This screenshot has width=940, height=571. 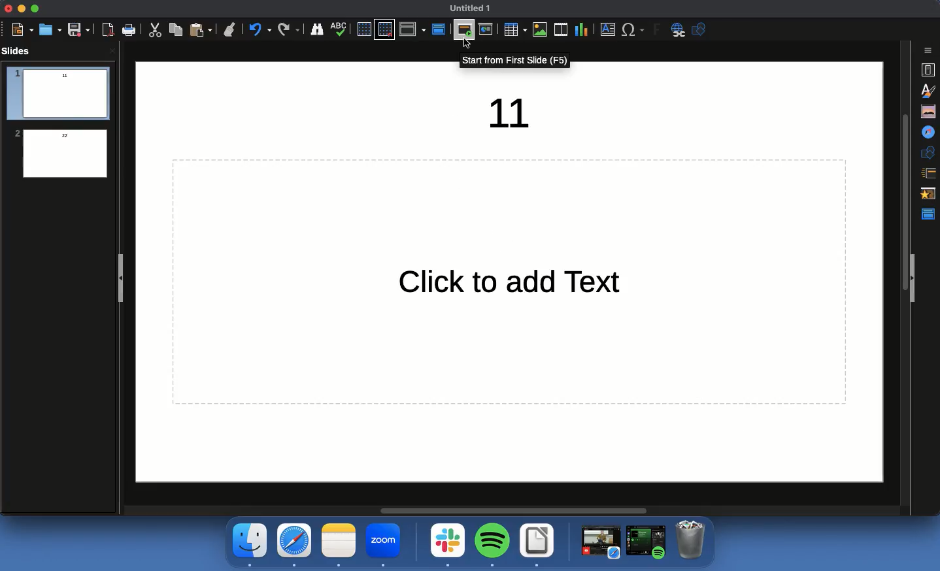 I want to click on Start from first slide, so click(x=515, y=61).